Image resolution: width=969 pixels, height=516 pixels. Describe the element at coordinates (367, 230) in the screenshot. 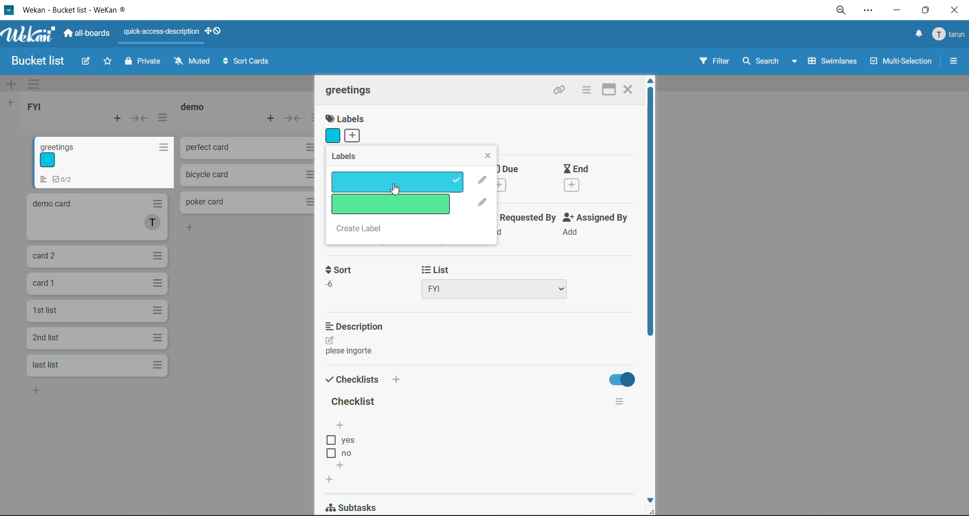

I see `create label` at that location.